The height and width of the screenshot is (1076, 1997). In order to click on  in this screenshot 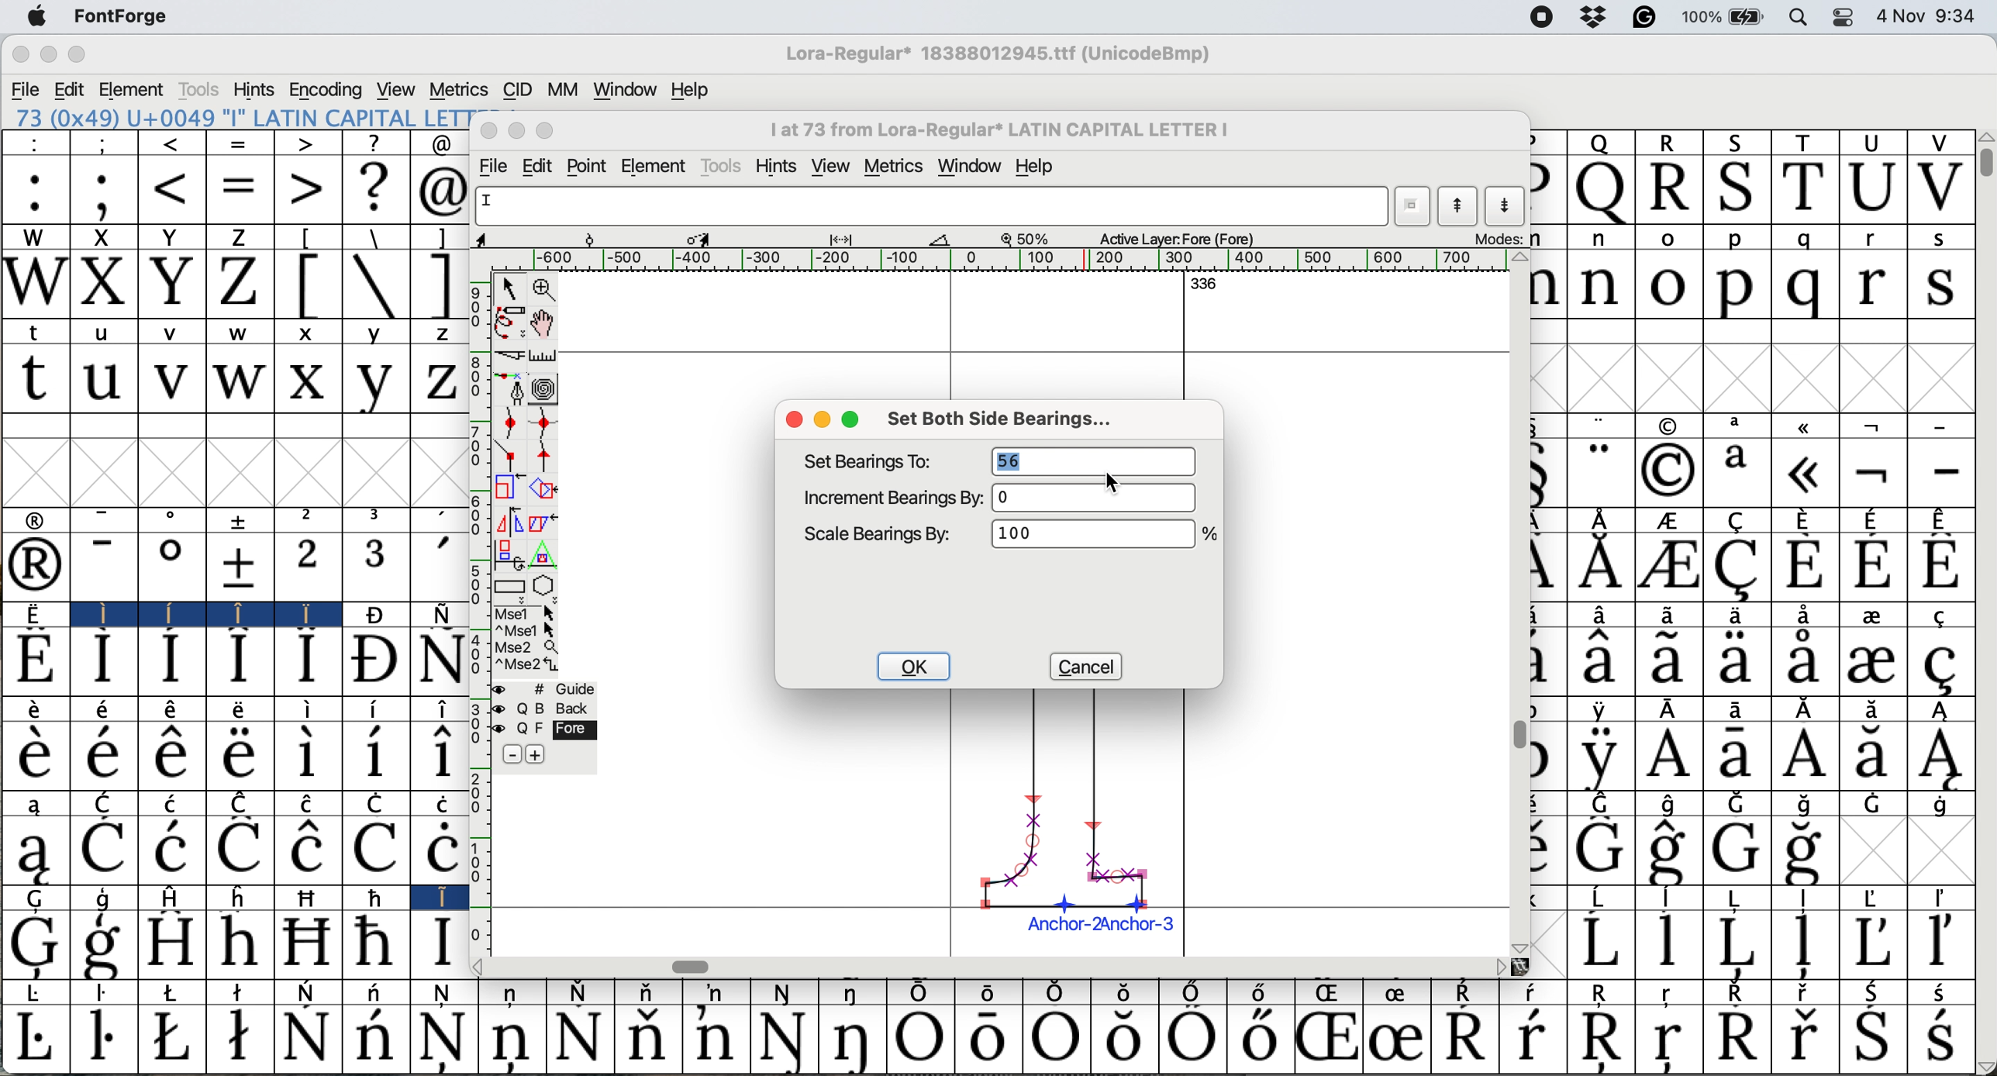, I will do `click(516, 237)`.